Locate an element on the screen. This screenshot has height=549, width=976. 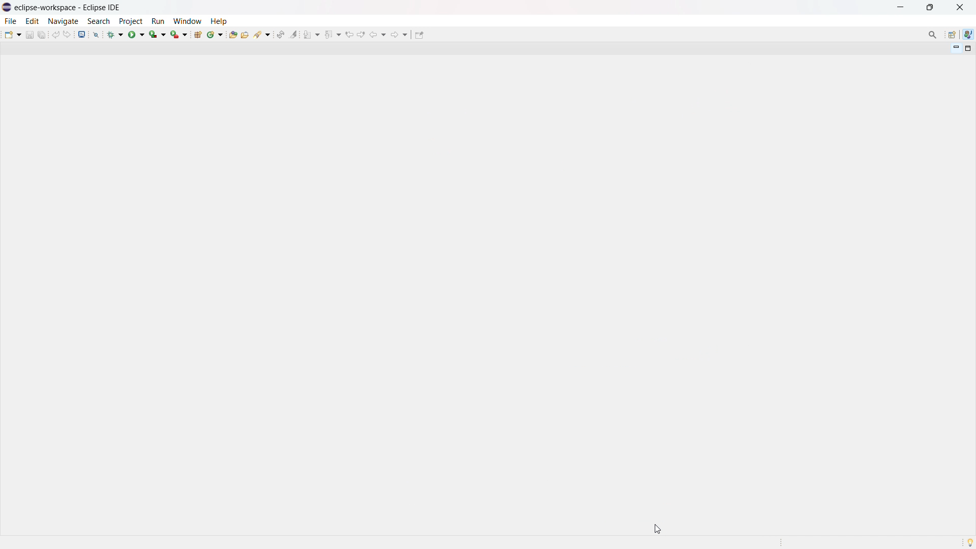
run is located at coordinates (136, 34).